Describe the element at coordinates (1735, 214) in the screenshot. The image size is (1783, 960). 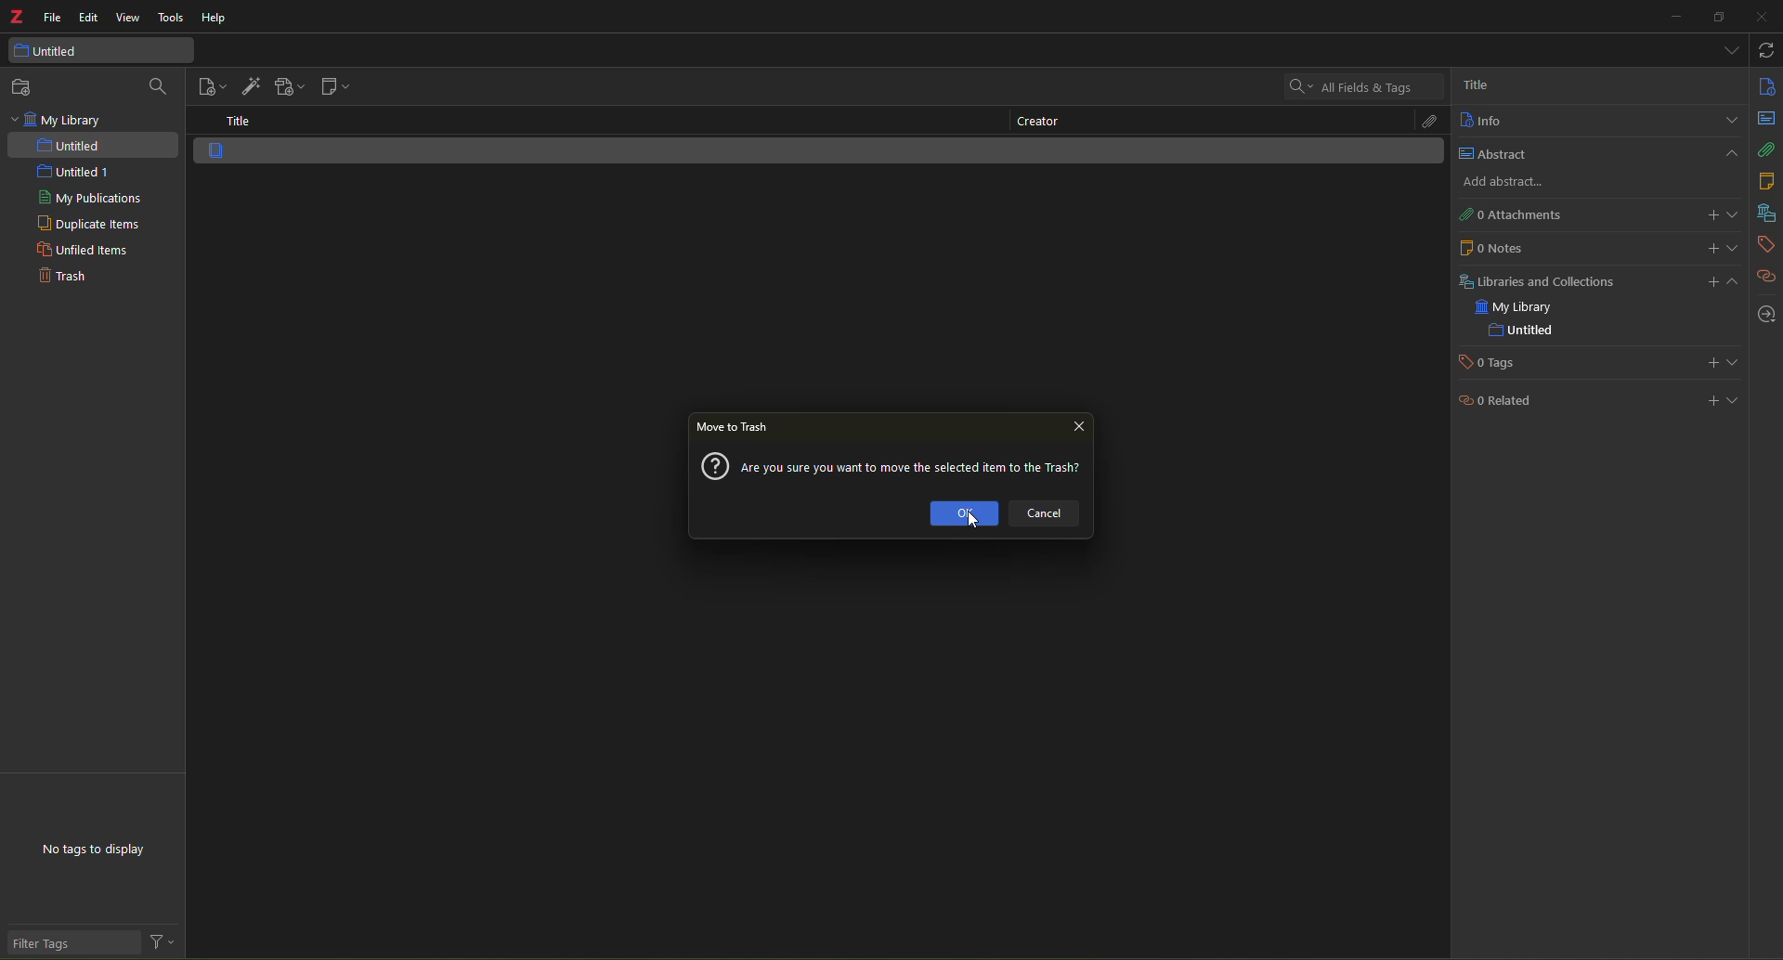
I see `expand` at that location.